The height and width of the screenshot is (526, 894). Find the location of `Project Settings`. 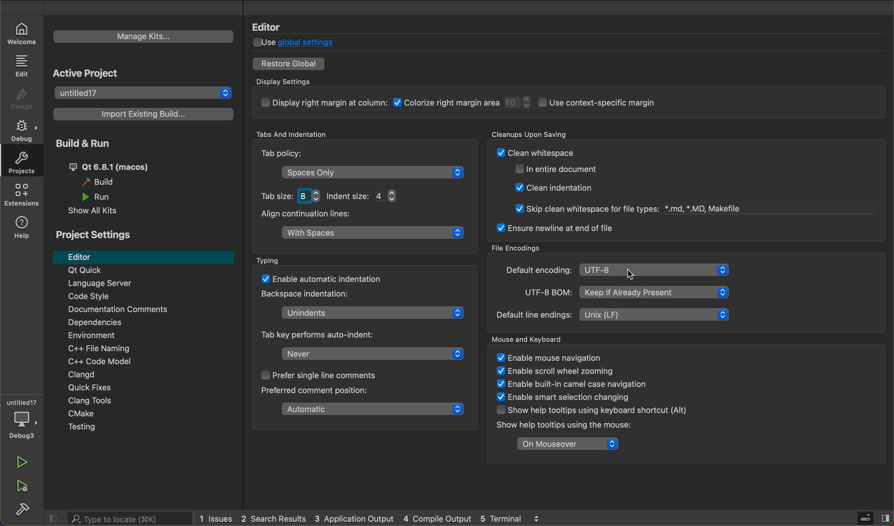

Project Settings is located at coordinates (100, 236).